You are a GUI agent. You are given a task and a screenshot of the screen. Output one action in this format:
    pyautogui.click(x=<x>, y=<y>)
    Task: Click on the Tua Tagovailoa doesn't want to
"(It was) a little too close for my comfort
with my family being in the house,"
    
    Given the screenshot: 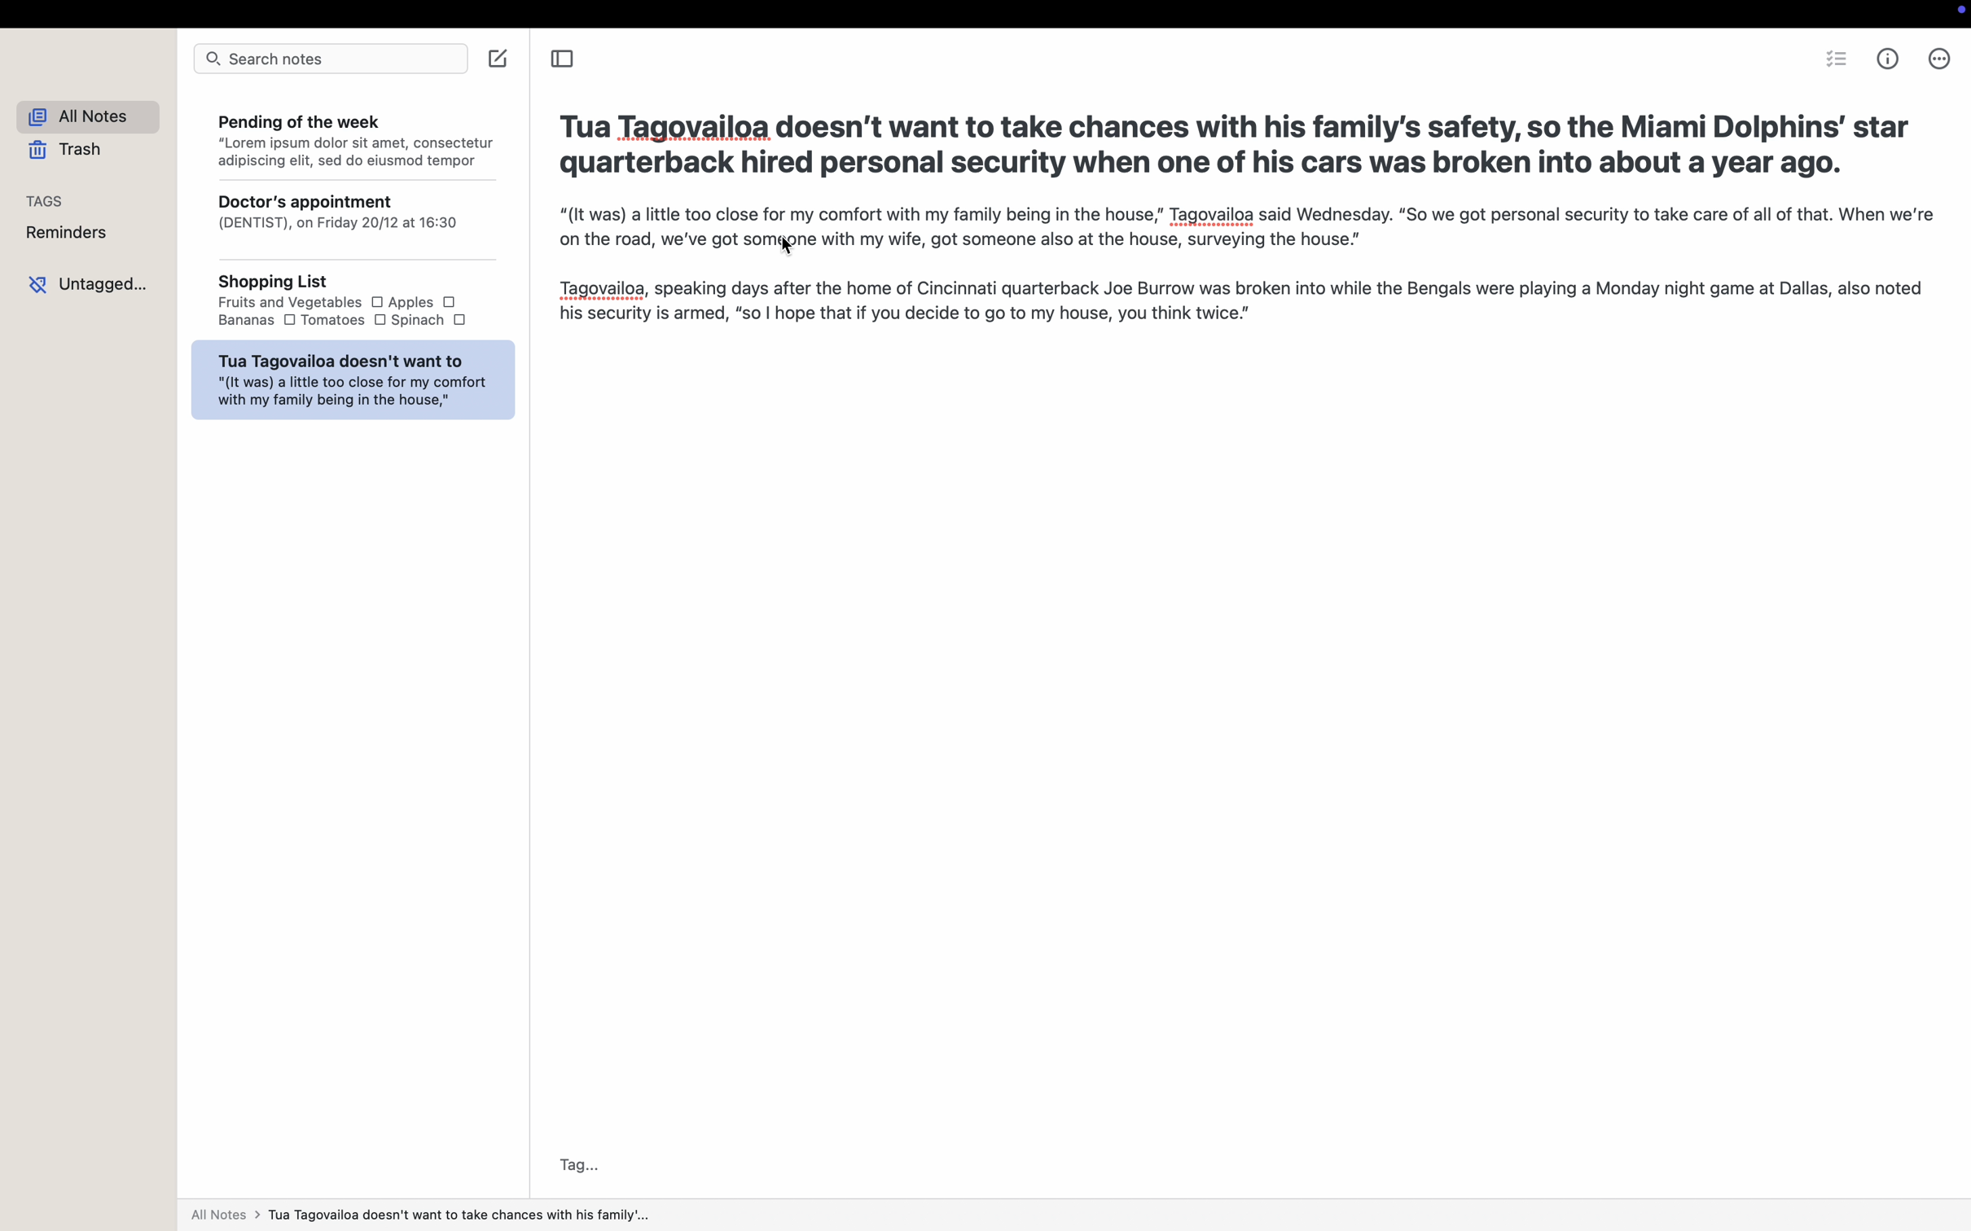 What is the action you would take?
    pyautogui.click(x=351, y=379)
    